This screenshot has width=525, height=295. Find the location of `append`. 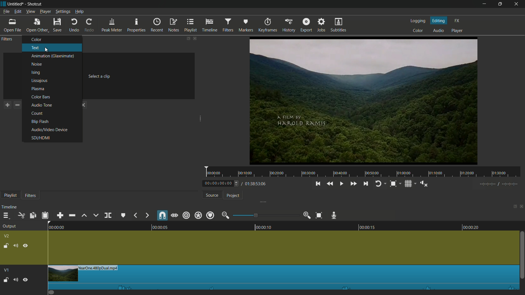

append is located at coordinates (59, 215).